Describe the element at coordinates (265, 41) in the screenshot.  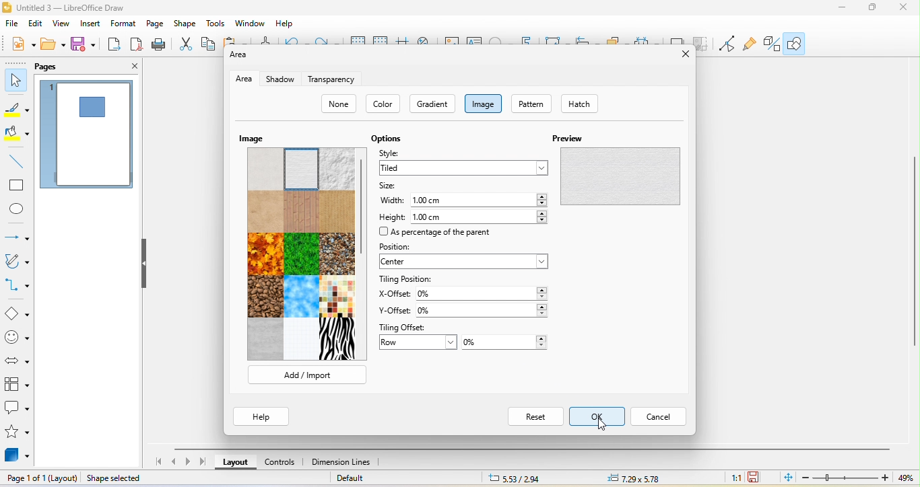
I see `clone formatting` at that location.